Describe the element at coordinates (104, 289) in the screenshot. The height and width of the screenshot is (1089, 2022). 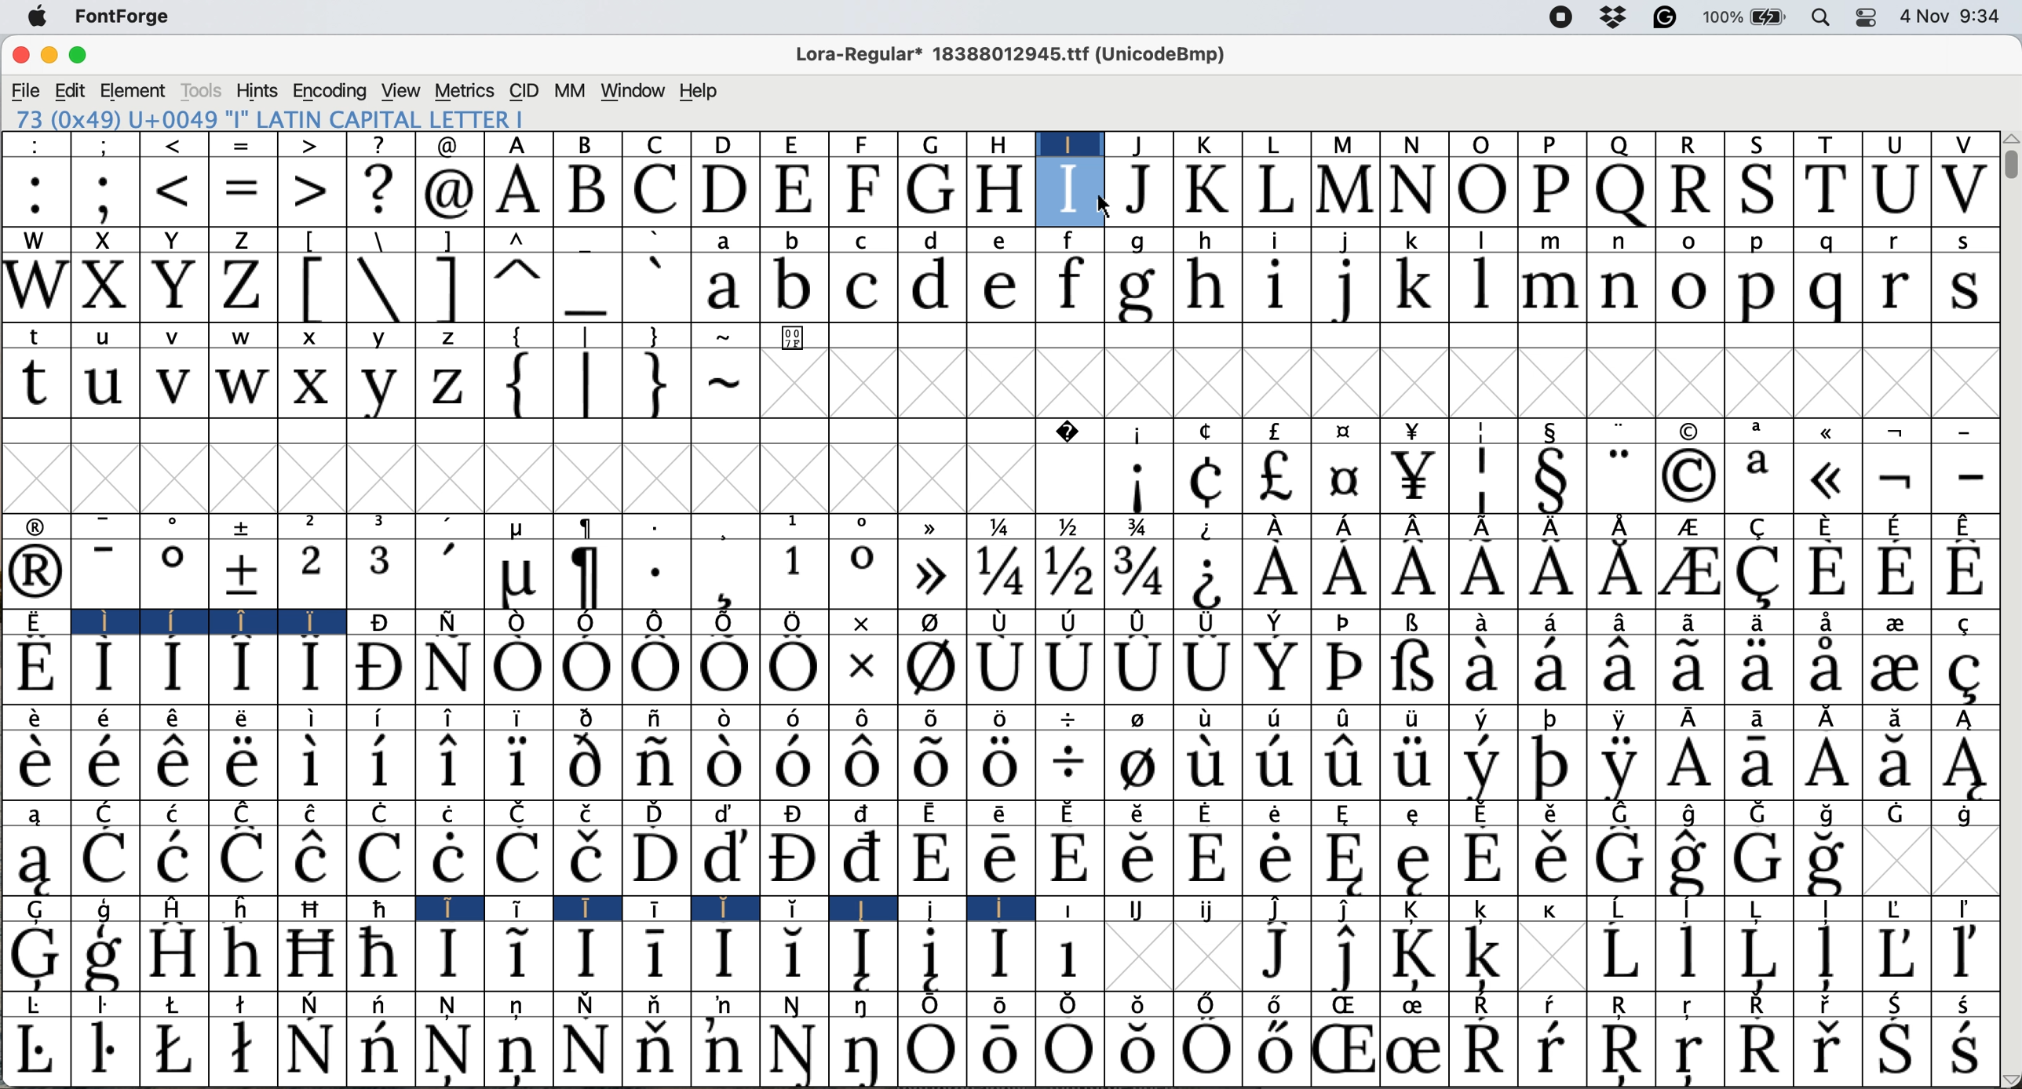
I see `X` at that location.